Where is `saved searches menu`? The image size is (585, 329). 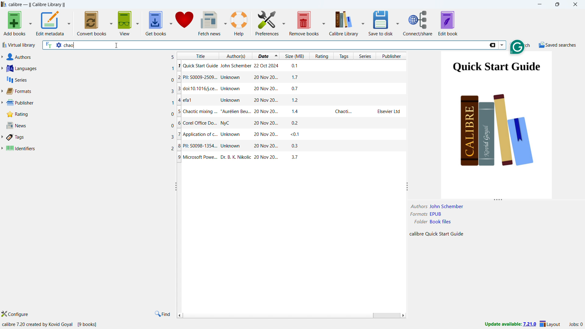 saved searches menu is located at coordinates (558, 45).